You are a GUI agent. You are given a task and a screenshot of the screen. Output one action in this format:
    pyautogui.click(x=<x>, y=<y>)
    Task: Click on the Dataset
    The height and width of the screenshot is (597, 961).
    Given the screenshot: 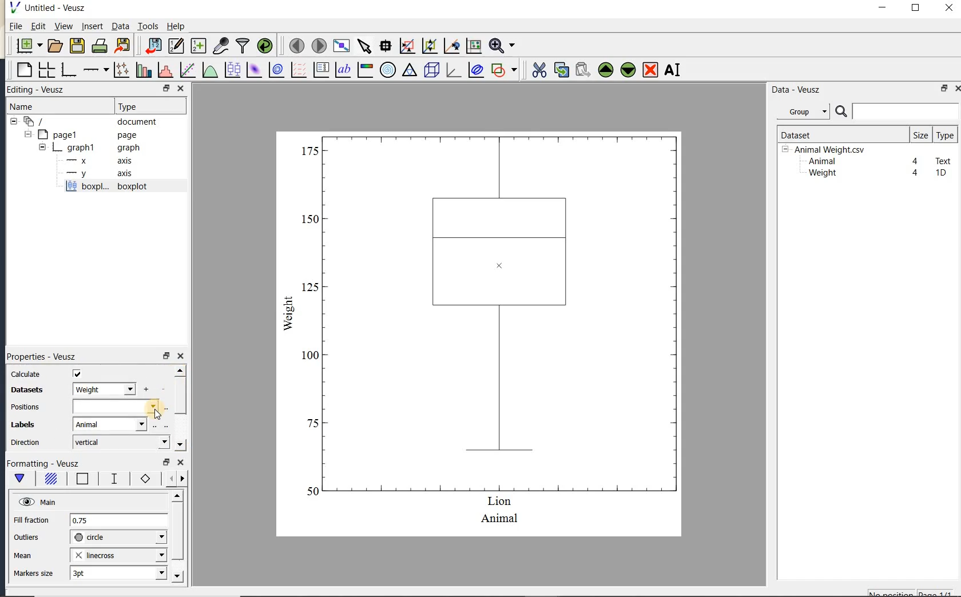 What is the action you would take?
    pyautogui.click(x=838, y=134)
    